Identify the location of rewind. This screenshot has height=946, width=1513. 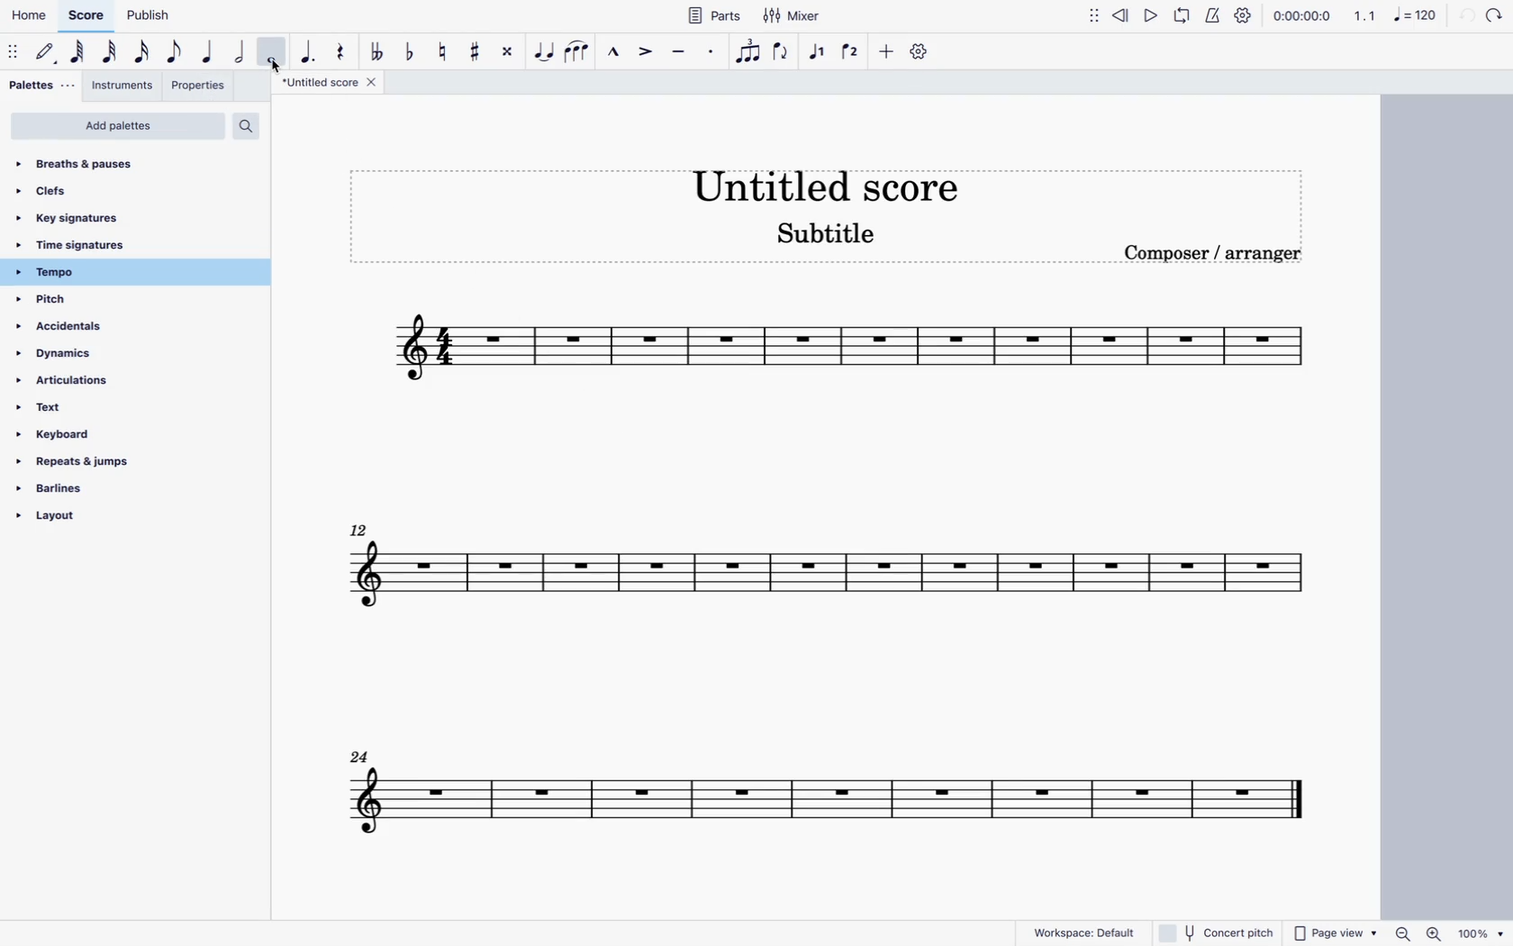
(1122, 17).